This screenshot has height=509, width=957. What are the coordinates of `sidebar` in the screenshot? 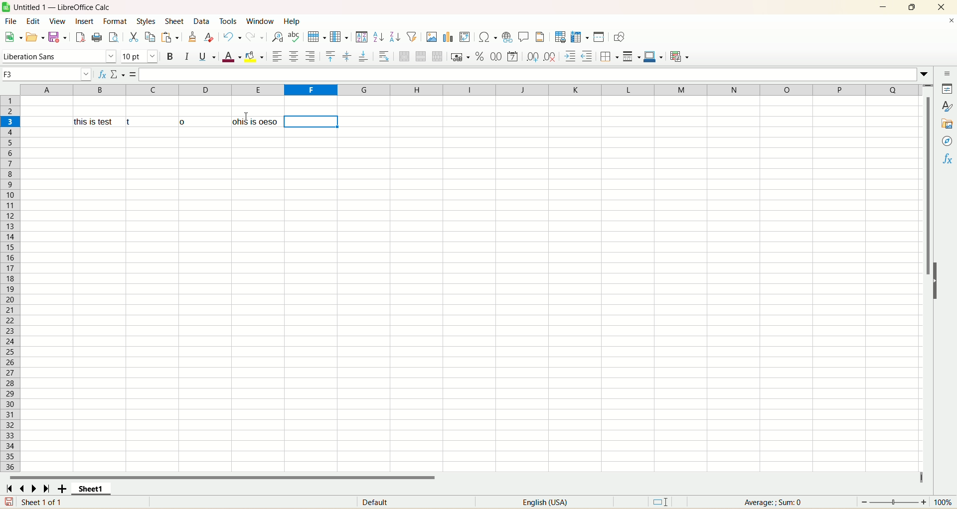 It's located at (949, 74).